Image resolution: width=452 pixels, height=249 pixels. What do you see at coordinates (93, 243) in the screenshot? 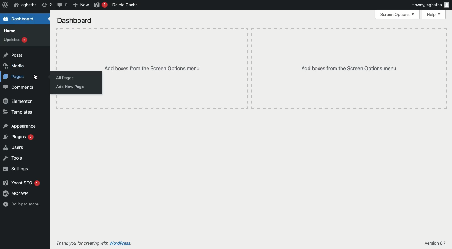
I see `Thank you for creating with WordPress` at bounding box center [93, 243].